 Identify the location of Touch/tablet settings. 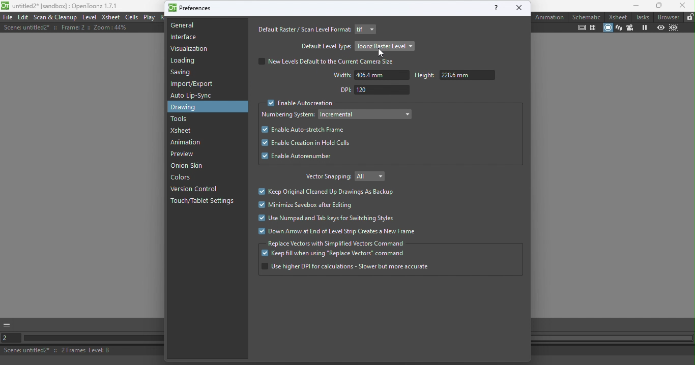
(205, 201).